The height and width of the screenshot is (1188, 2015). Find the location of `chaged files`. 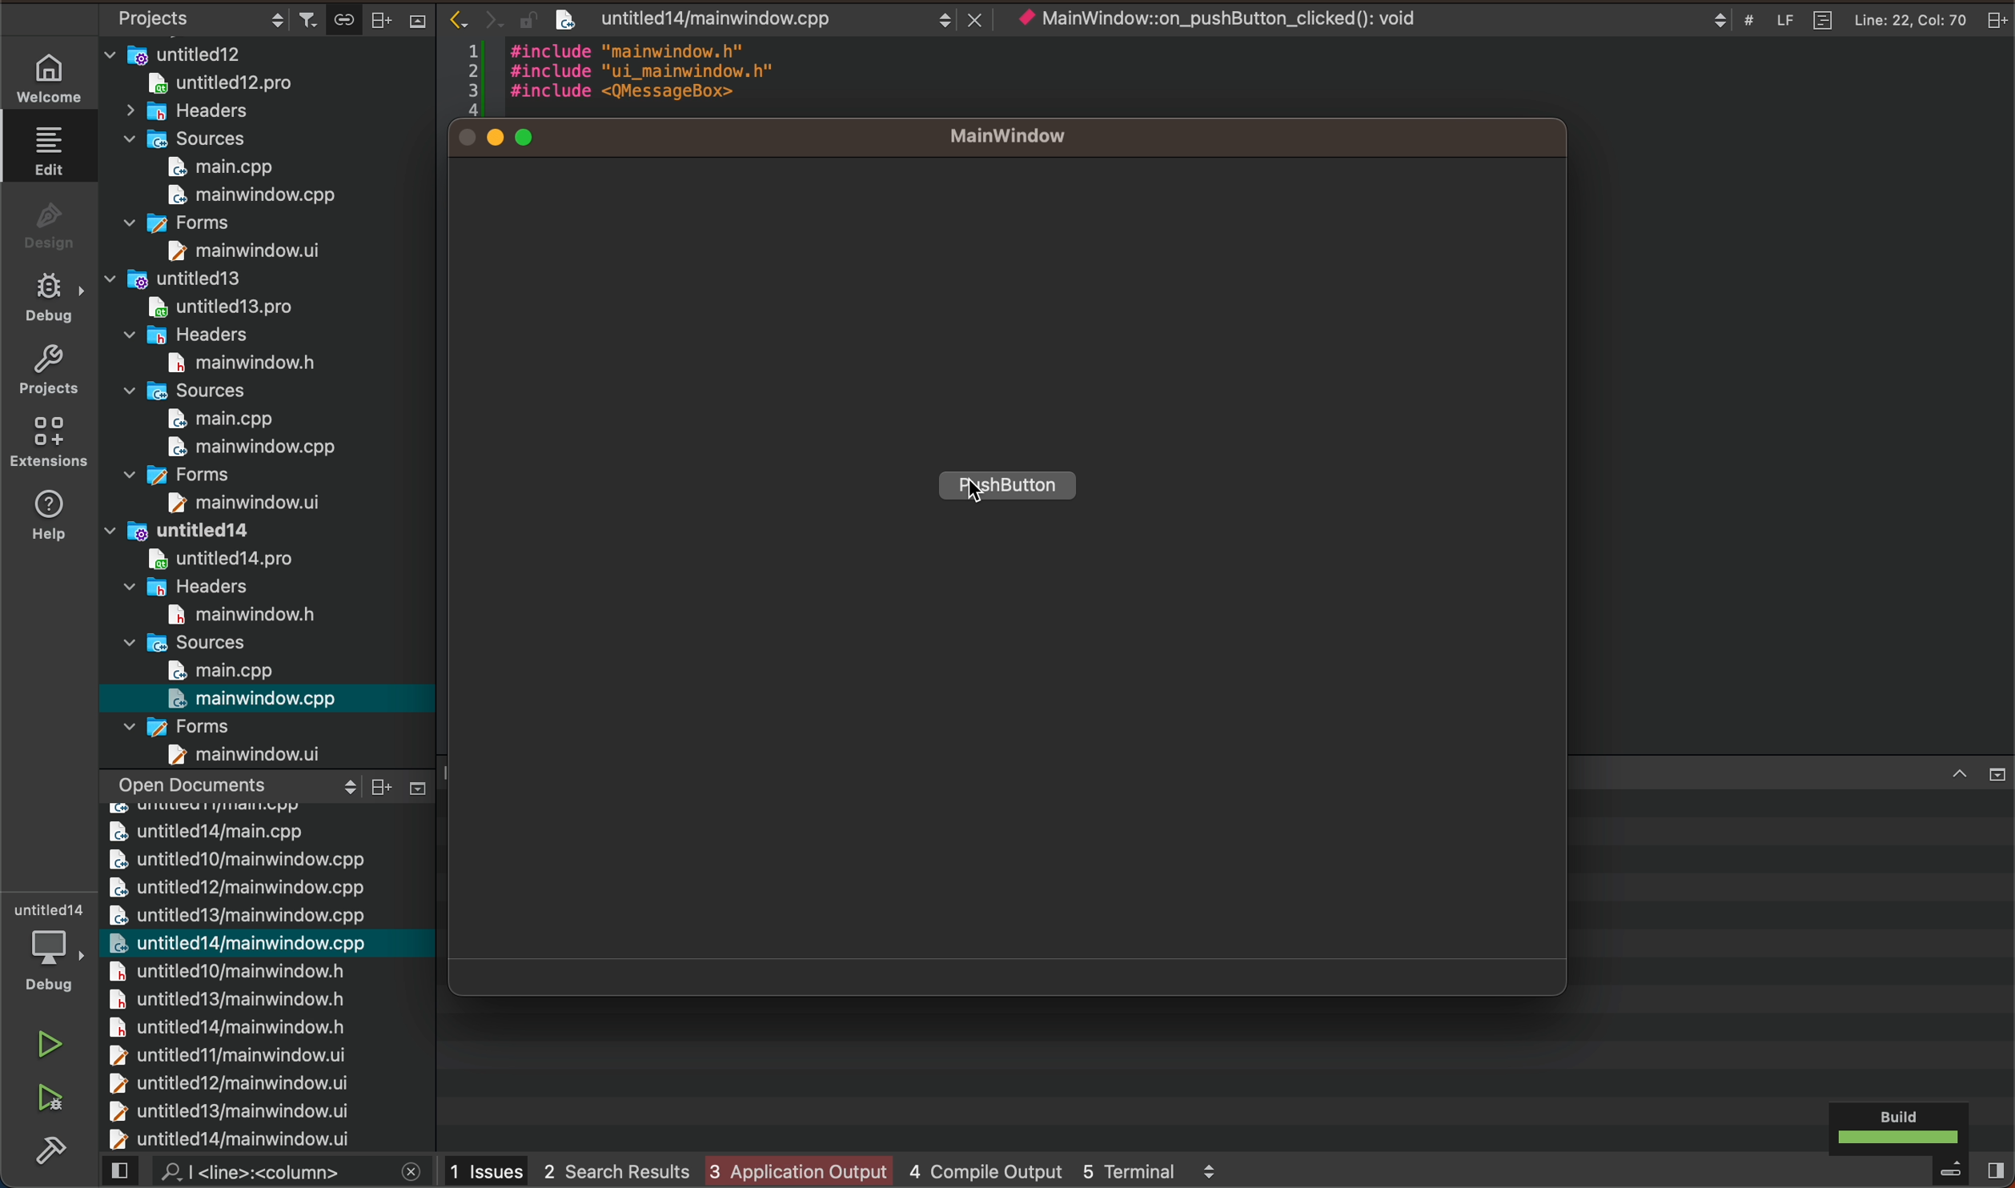

chaged files is located at coordinates (266, 963).